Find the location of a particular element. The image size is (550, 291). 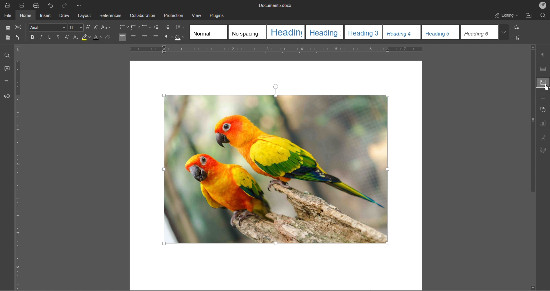

Table Settings is located at coordinates (543, 69).